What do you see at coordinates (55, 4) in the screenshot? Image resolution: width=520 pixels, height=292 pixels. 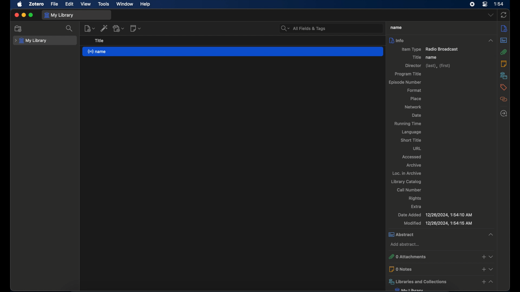 I see `file` at bounding box center [55, 4].